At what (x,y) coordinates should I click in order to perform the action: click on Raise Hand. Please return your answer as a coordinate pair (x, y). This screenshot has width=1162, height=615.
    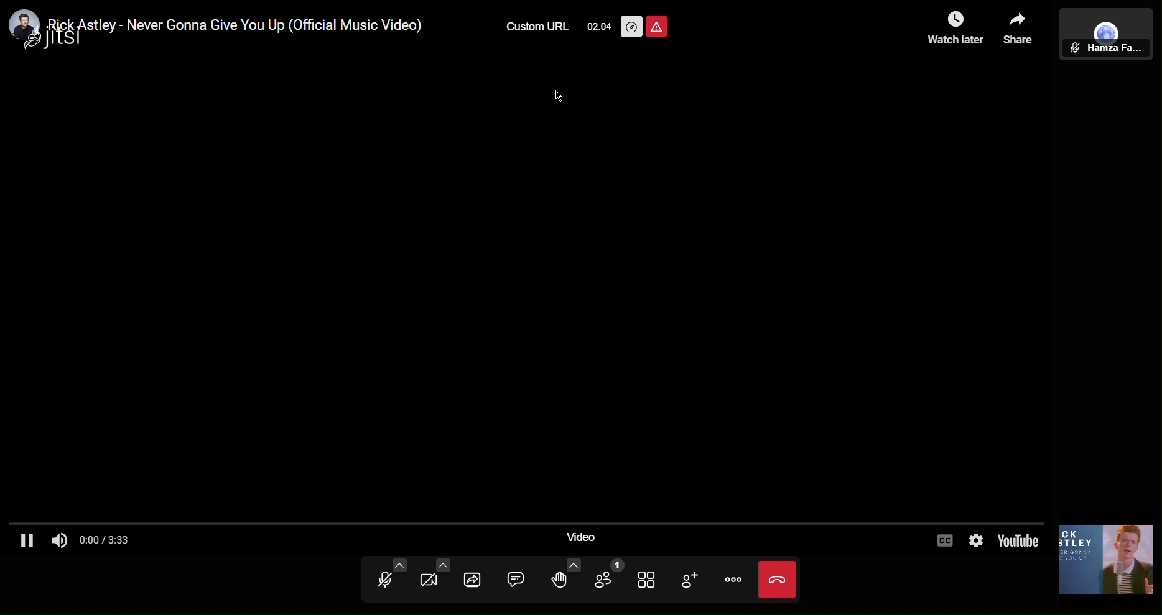
    Looking at the image, I should click on (563, 581).